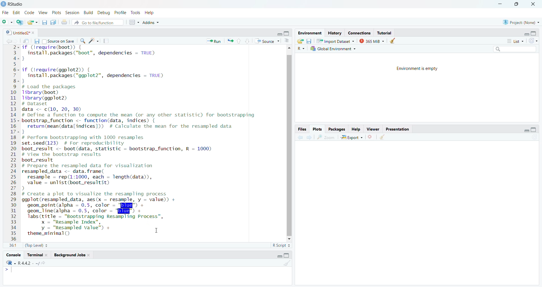 This screenshot has height=287, width=542. I want to click on  Profile, so click(120, 12).